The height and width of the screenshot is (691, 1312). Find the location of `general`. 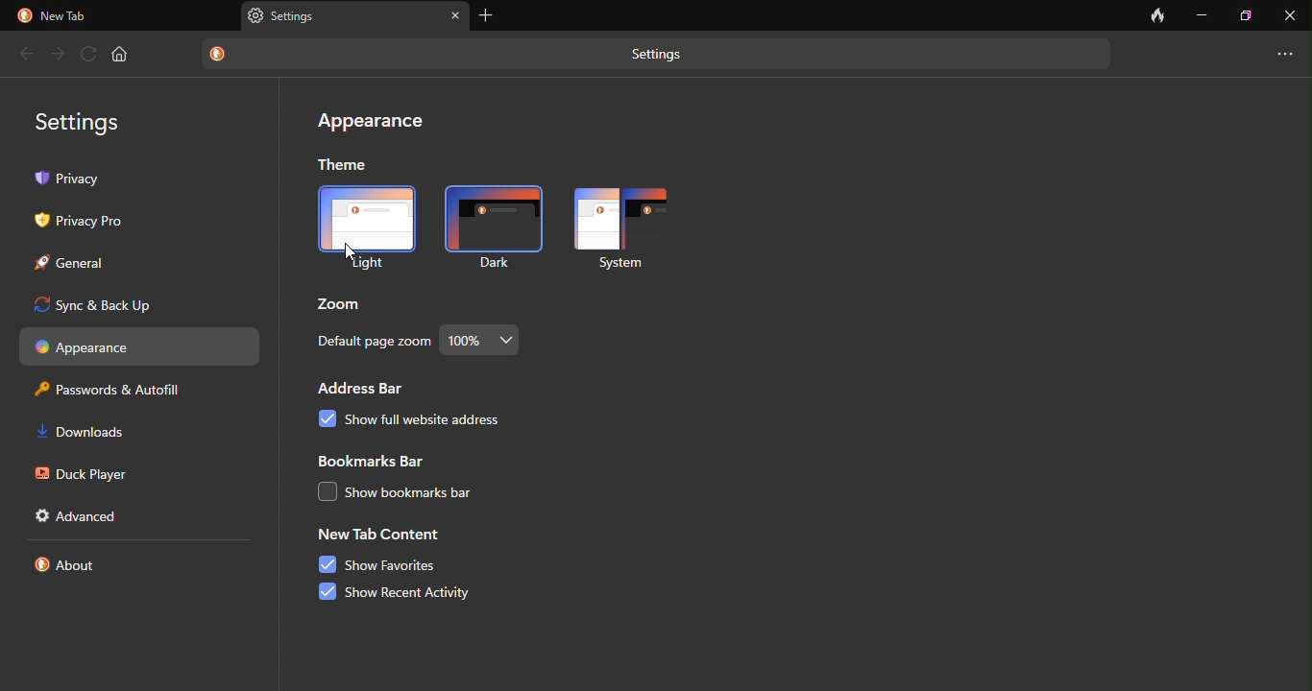

general is located at coordinates (82, 266).